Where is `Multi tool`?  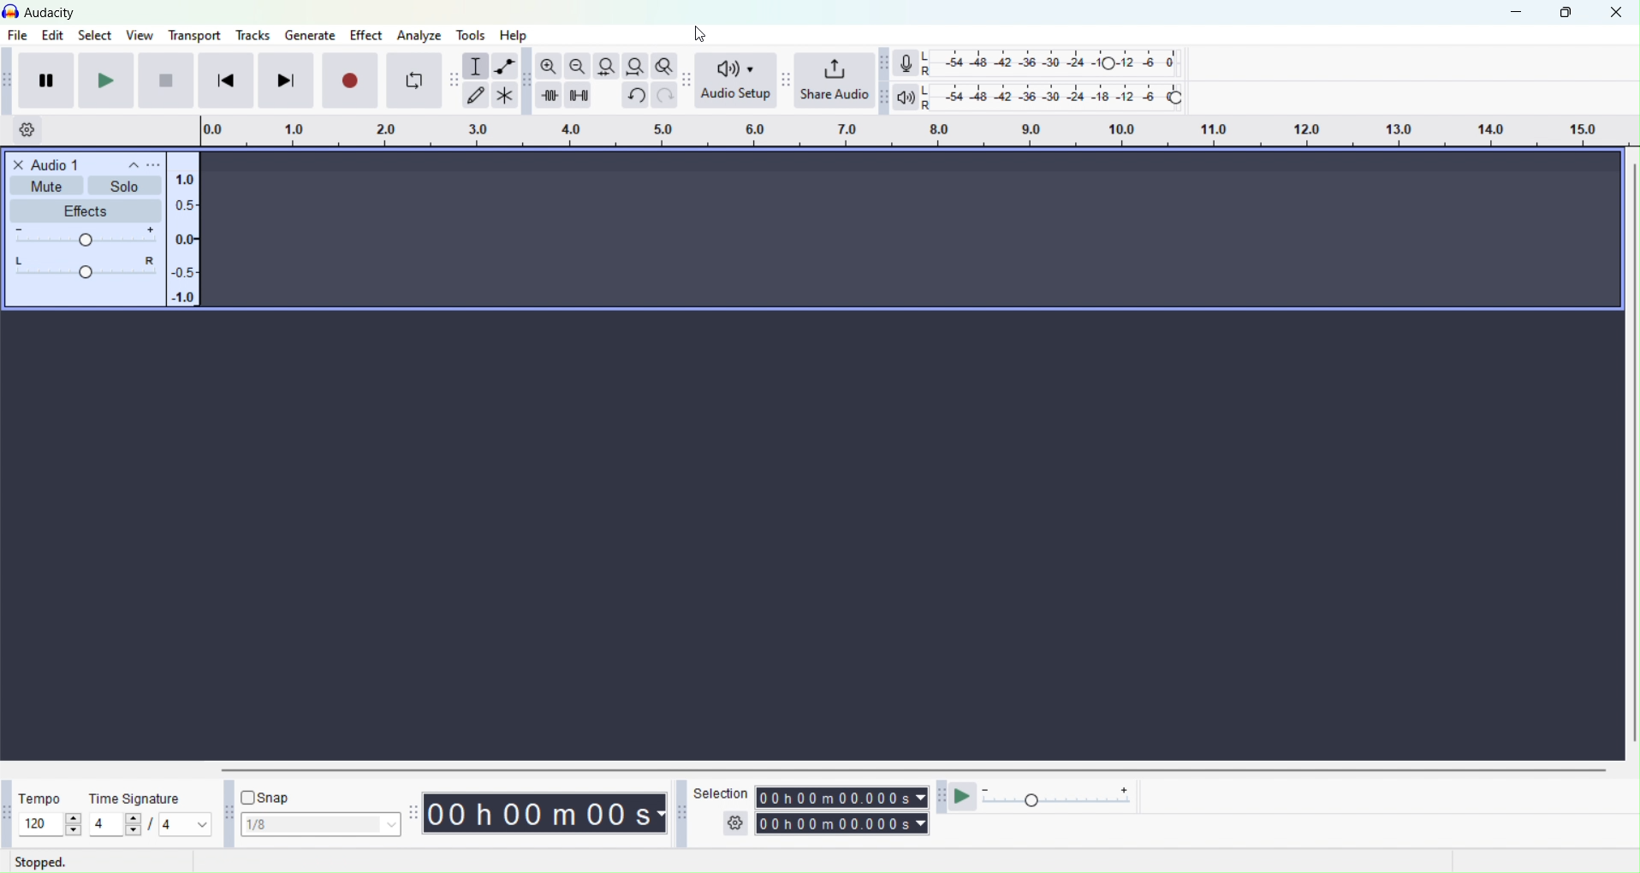
Multi tool is located at coordinates (502, 94).